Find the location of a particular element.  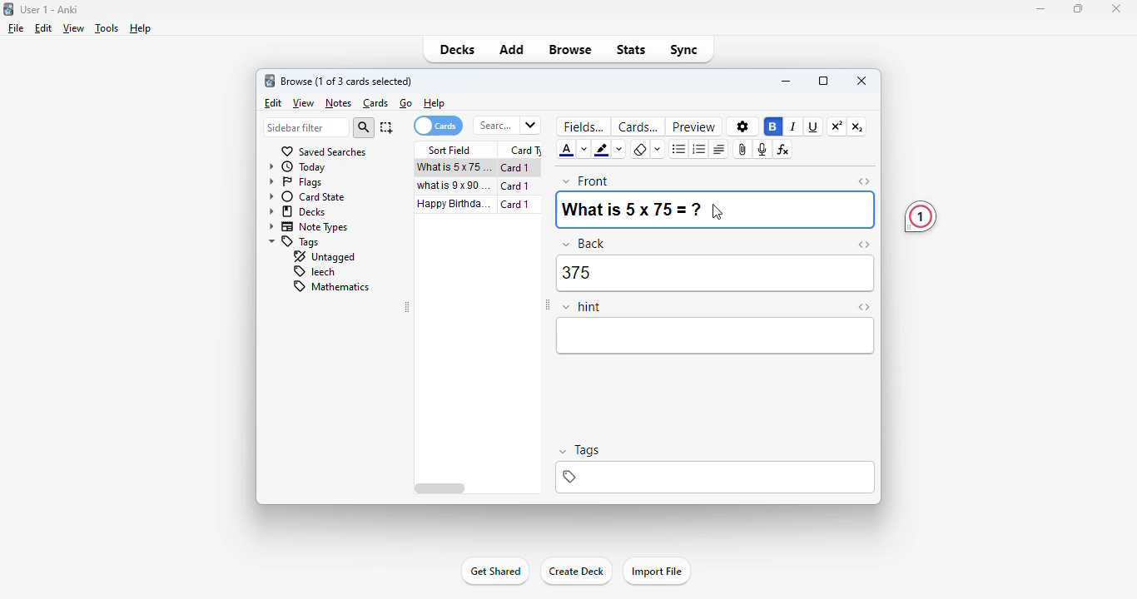

view is located at coordinates (75, 28).